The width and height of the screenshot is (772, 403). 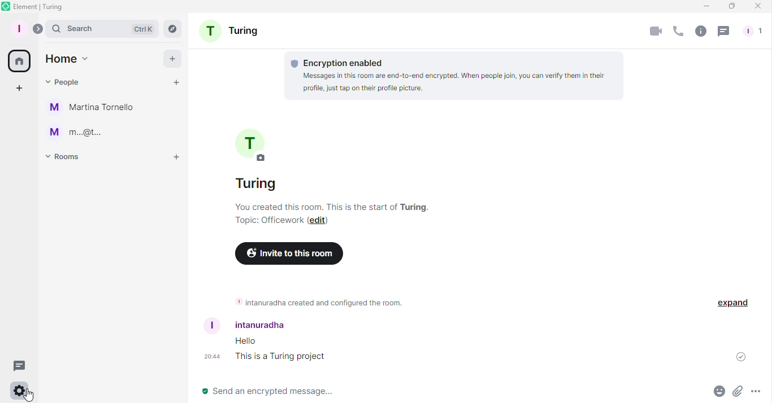 What do you see at coordinates (321, 221) in the screenshot?
I see `Edit` at bounding box center [321, 221].